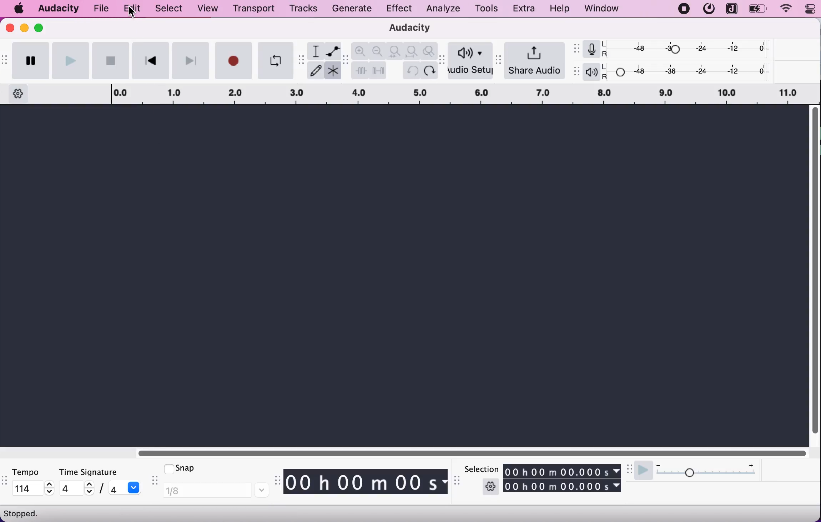  I want to click on play, so click(71, 60).